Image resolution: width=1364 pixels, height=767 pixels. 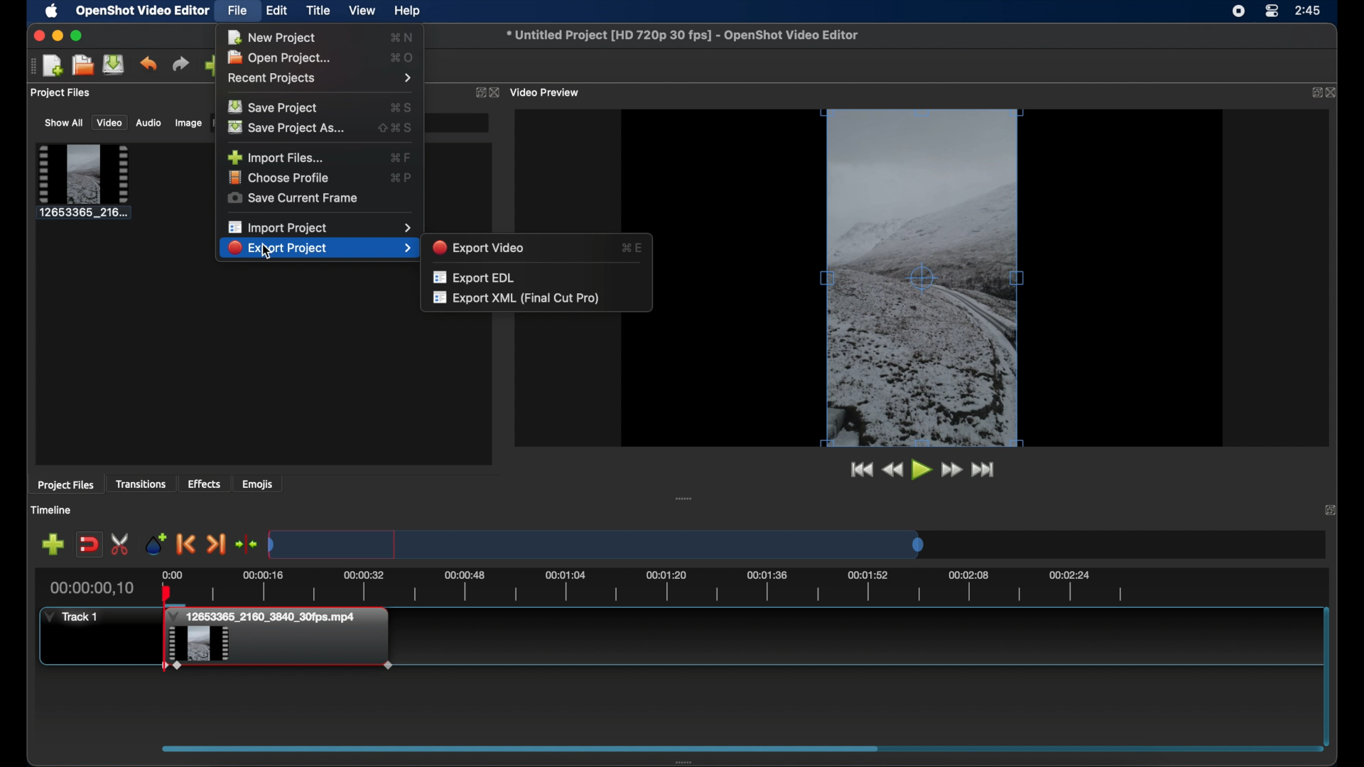 What do you see at coordinates (288, 127) in the screenshot?
I see `save project as` at bounding box center [288, 127].